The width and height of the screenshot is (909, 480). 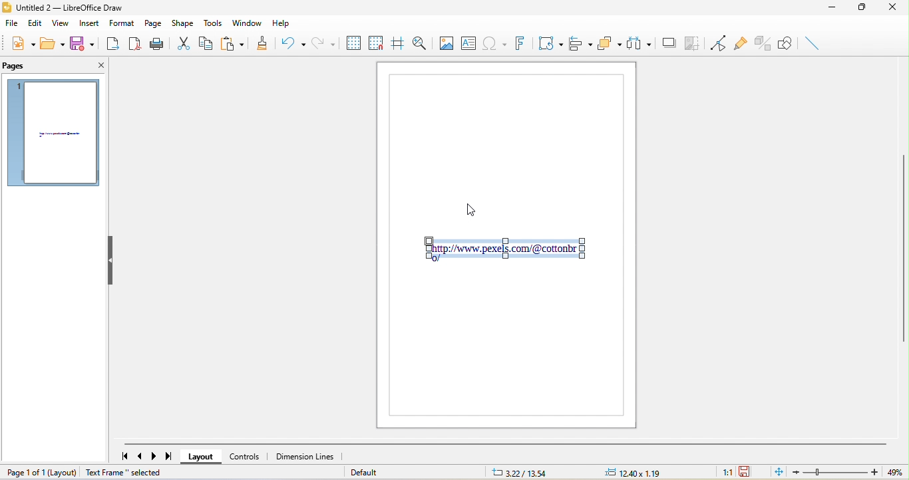 What do you see at coordinates (19, 46) in the screenshot?
I see `new` at bounding box center [19, 46].